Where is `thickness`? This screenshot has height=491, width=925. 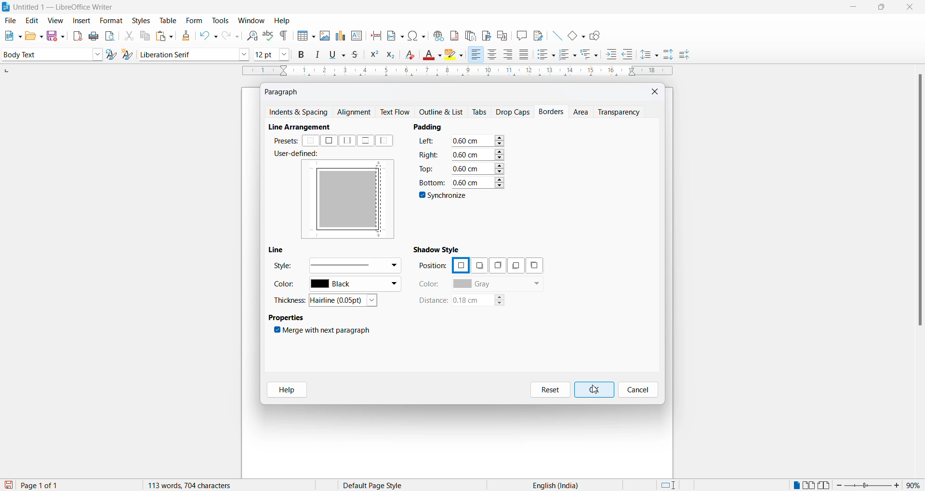 thickness is located at coordinates (291, 300).